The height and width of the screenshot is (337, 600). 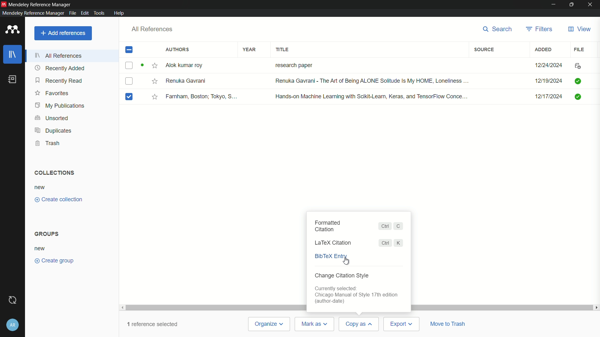 I want to click on Alok Kumar Roy, so click(x=189, y=65).